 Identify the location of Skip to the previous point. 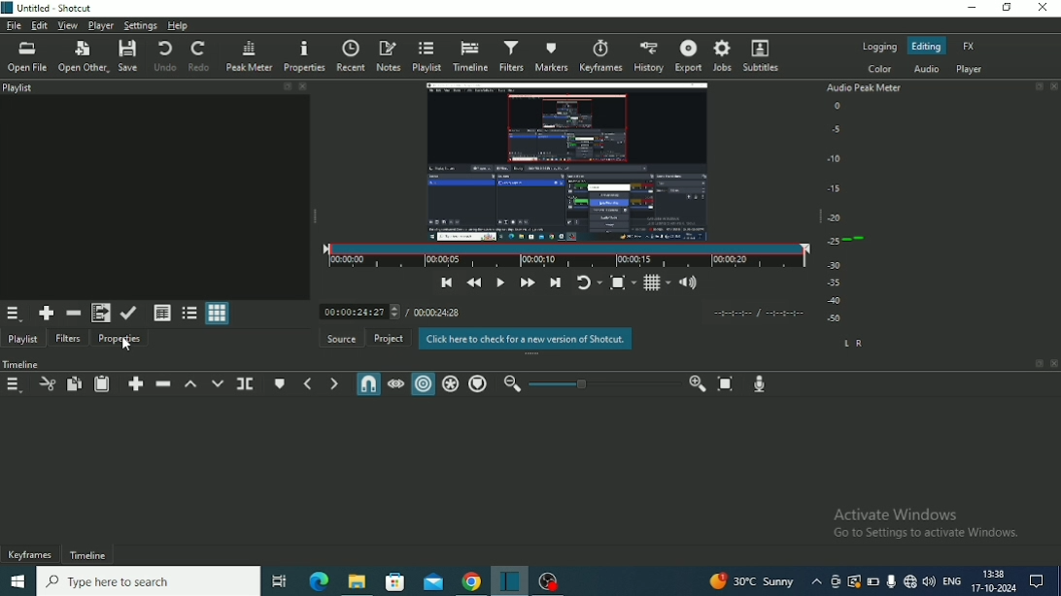
(448, 283).